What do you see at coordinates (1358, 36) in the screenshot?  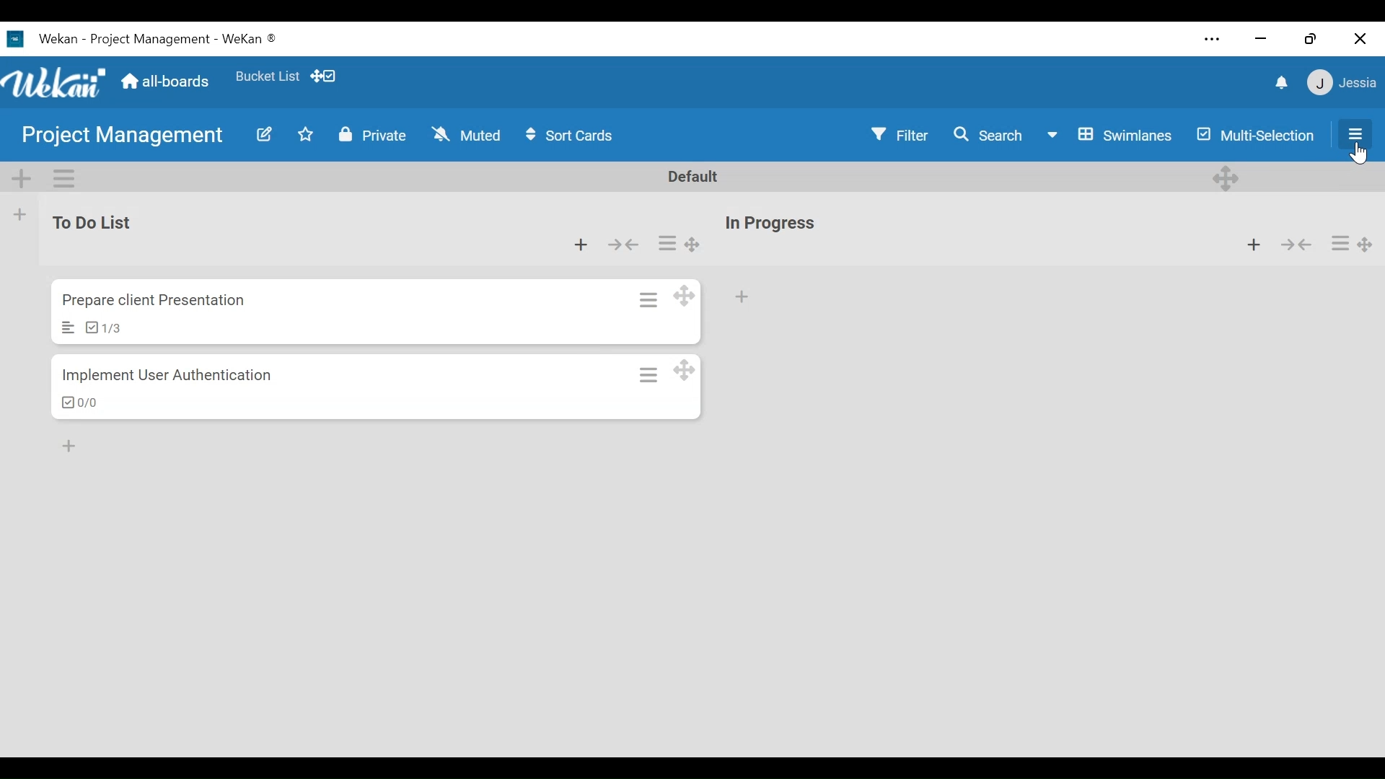 I see `close` at bounding box center [1358, 36].